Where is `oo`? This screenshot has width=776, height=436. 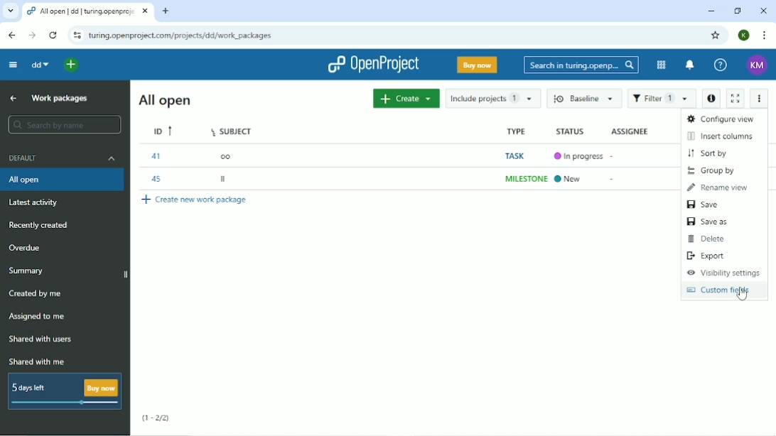
oo is located at coordinates (228, 156).